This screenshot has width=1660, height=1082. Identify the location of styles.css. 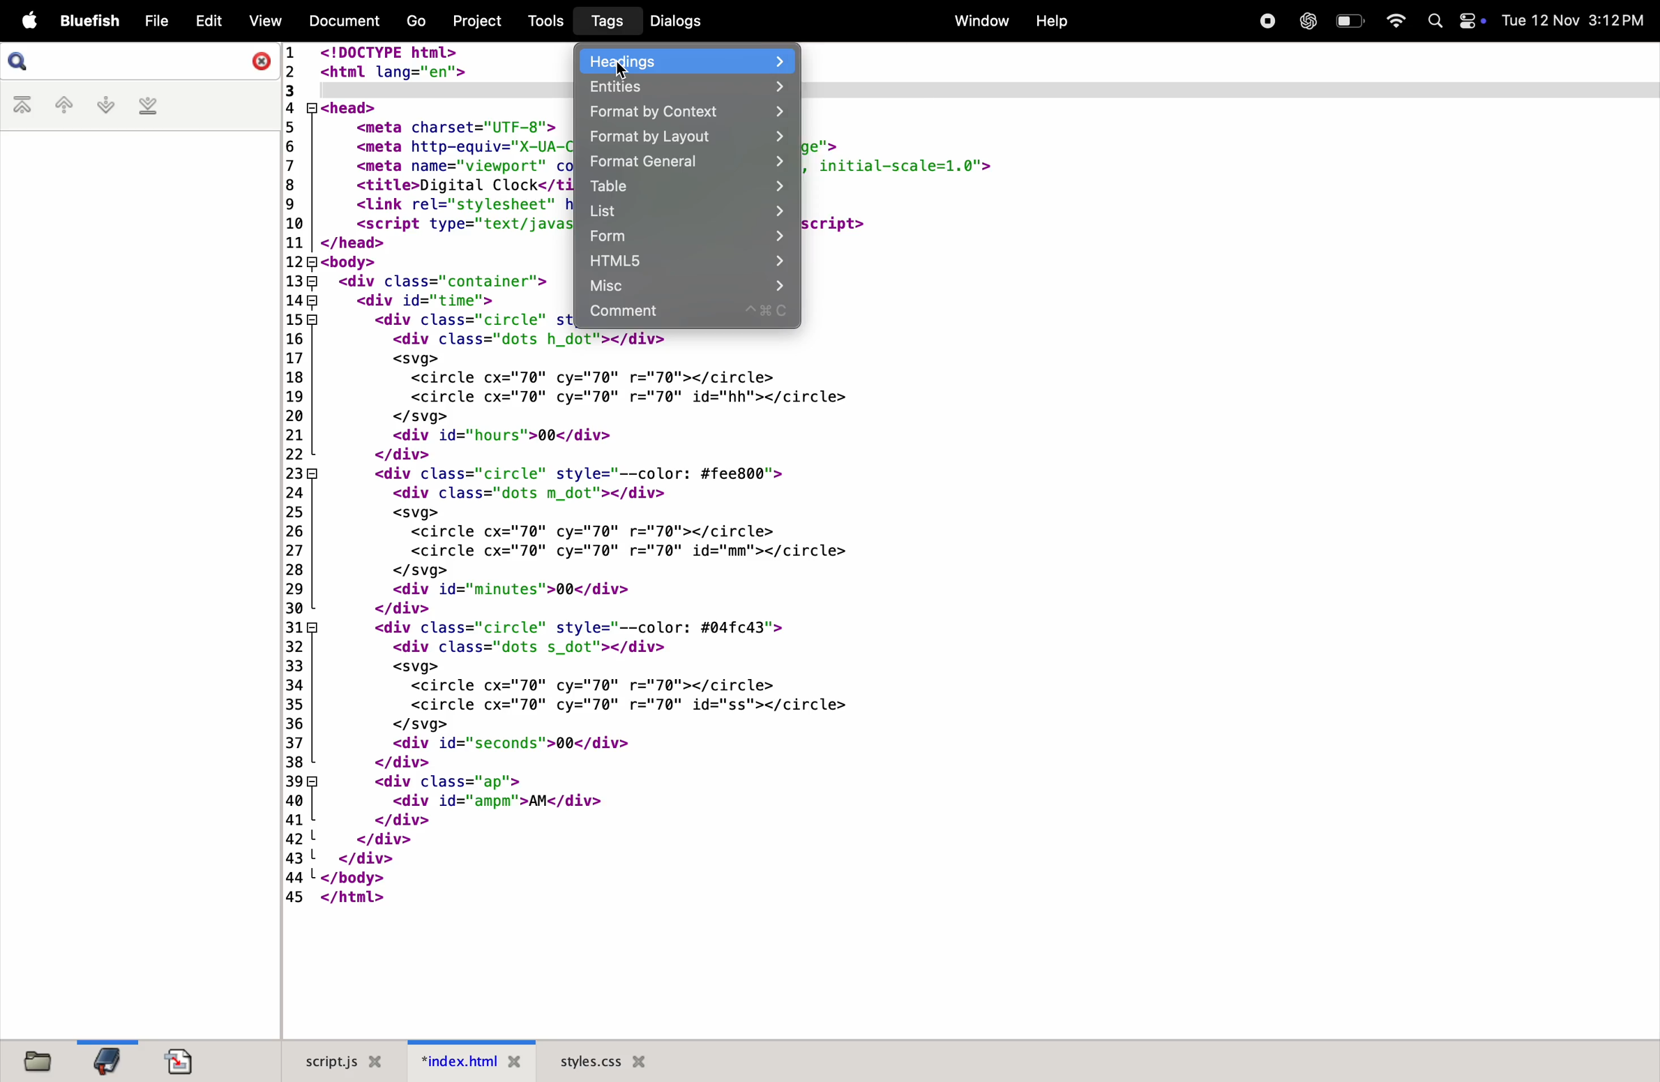
(603, 1060).